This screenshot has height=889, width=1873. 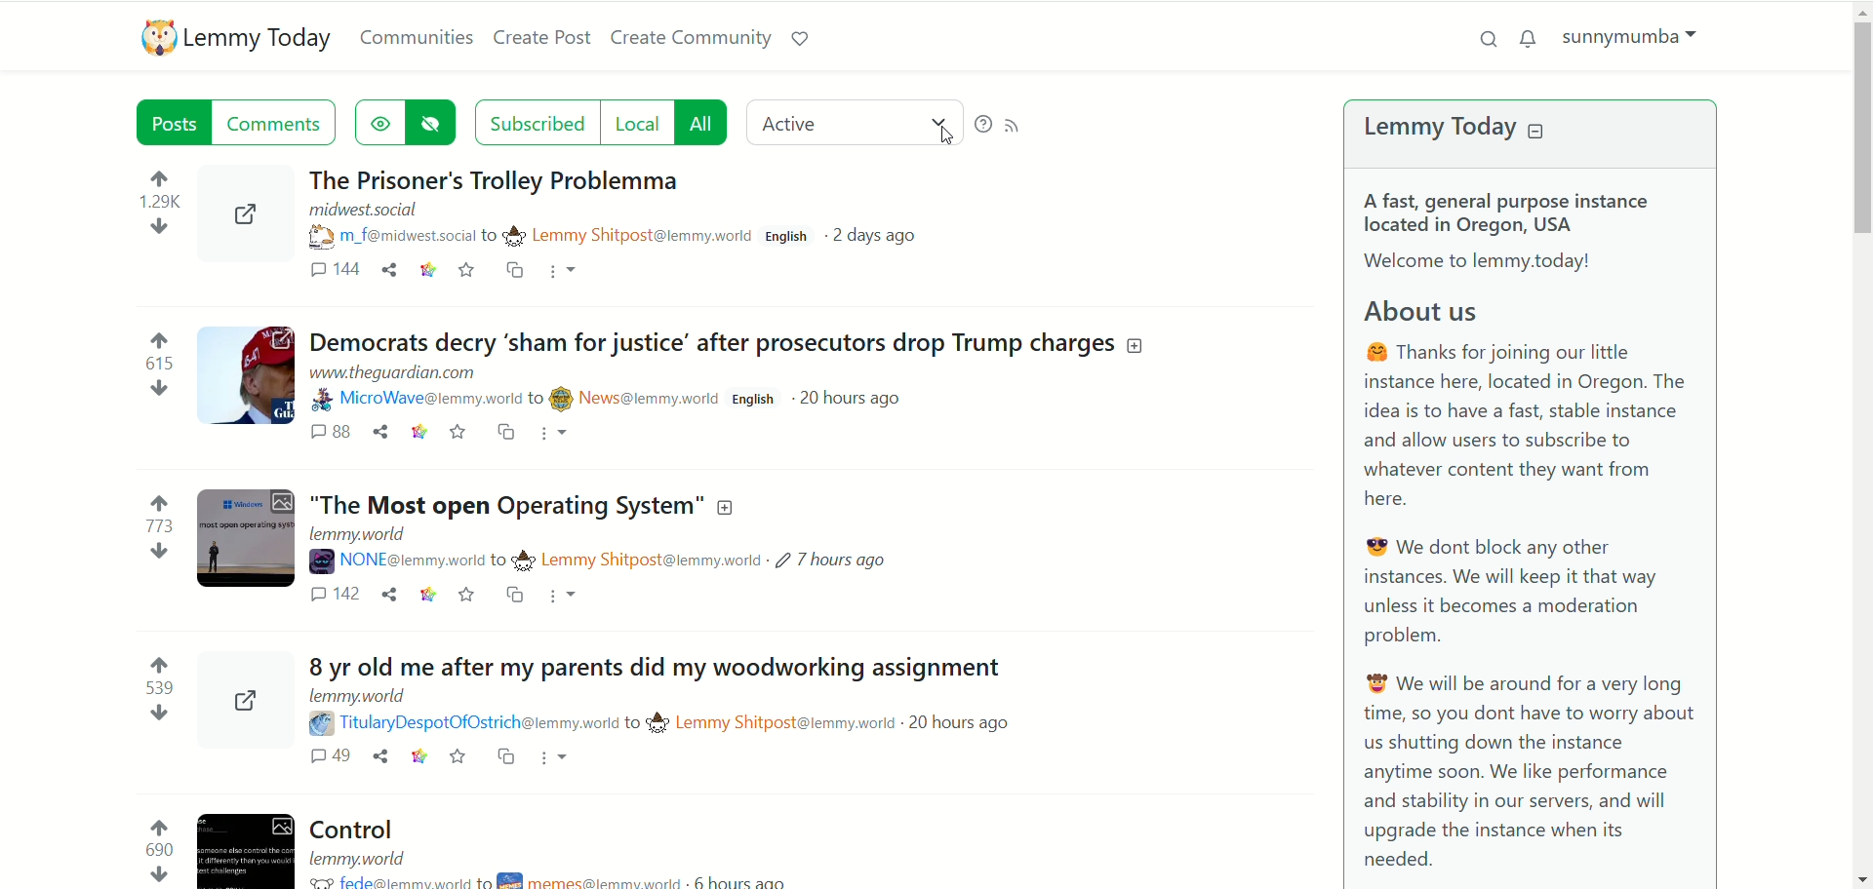 What do you see at coordinates (556, 755) in the screenshot?
I see `More` at bounding box center [556, 755].